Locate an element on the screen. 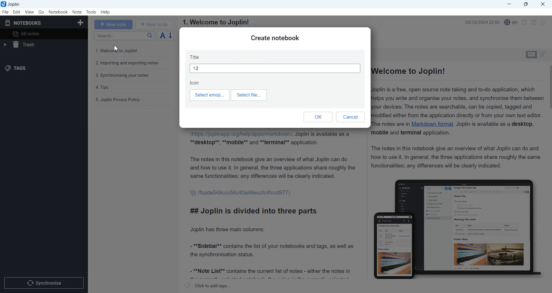  Notebook is located at coordinates (58, 12).